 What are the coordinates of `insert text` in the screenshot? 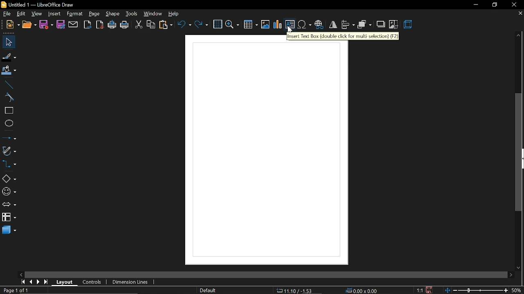 It's located at (290, 25).